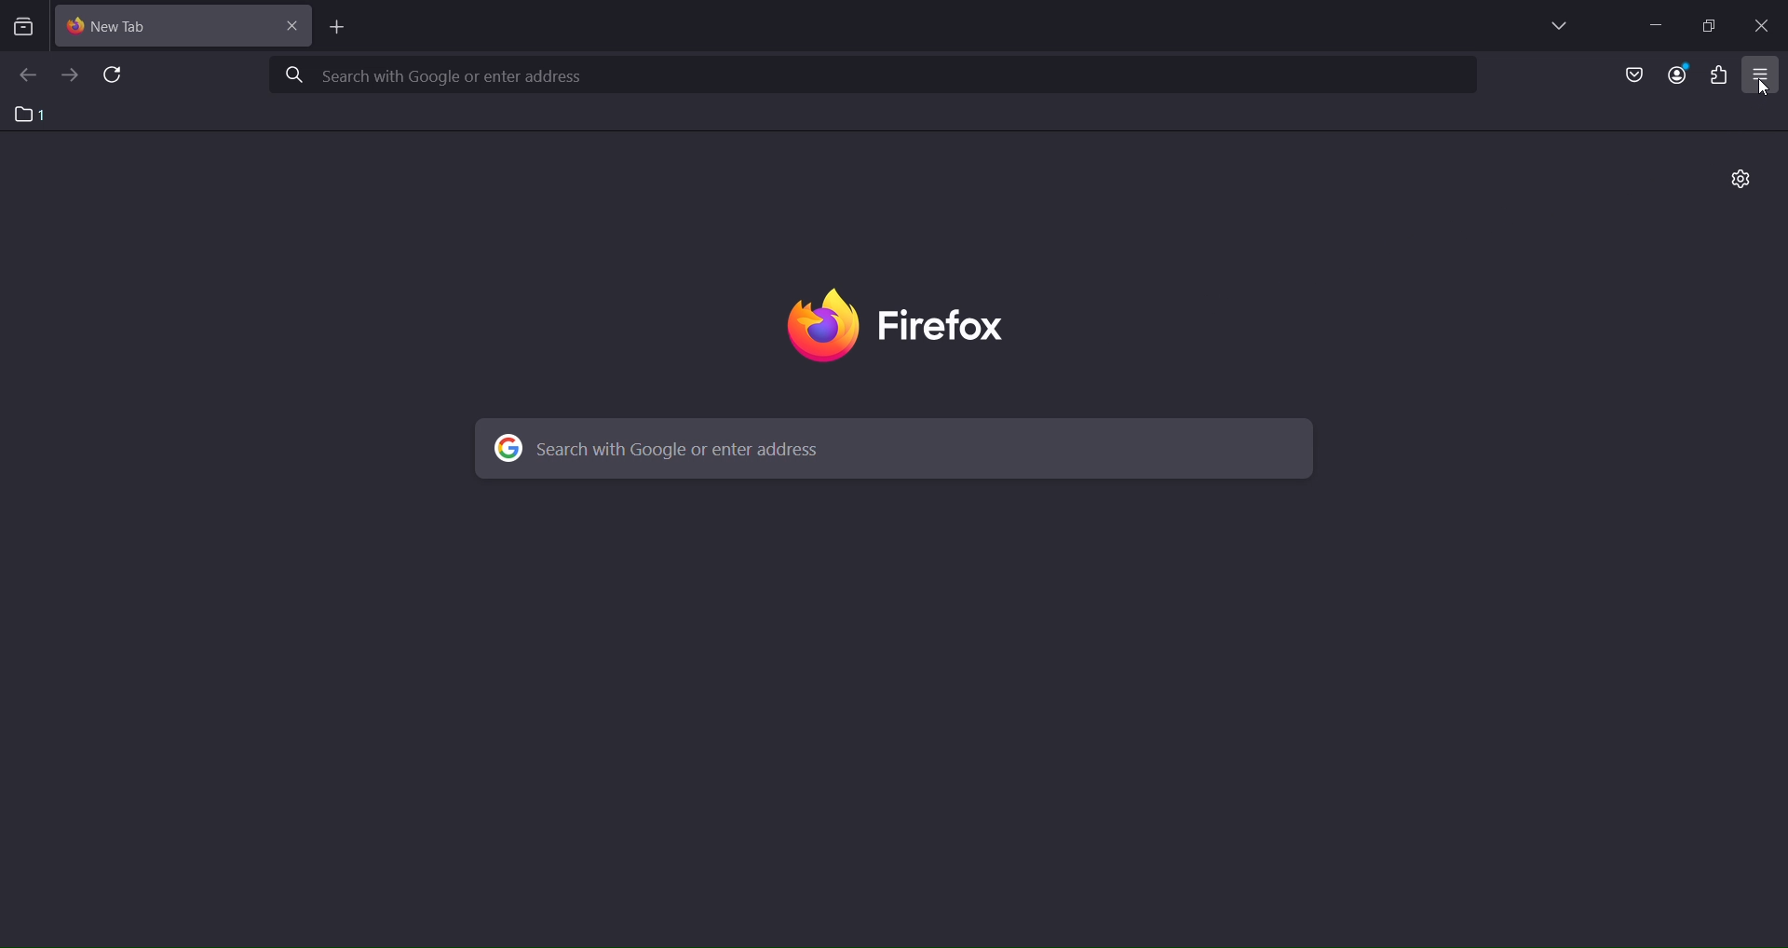 The image size is (1788, 948). I want to click on minimze, so click(1653, 24).